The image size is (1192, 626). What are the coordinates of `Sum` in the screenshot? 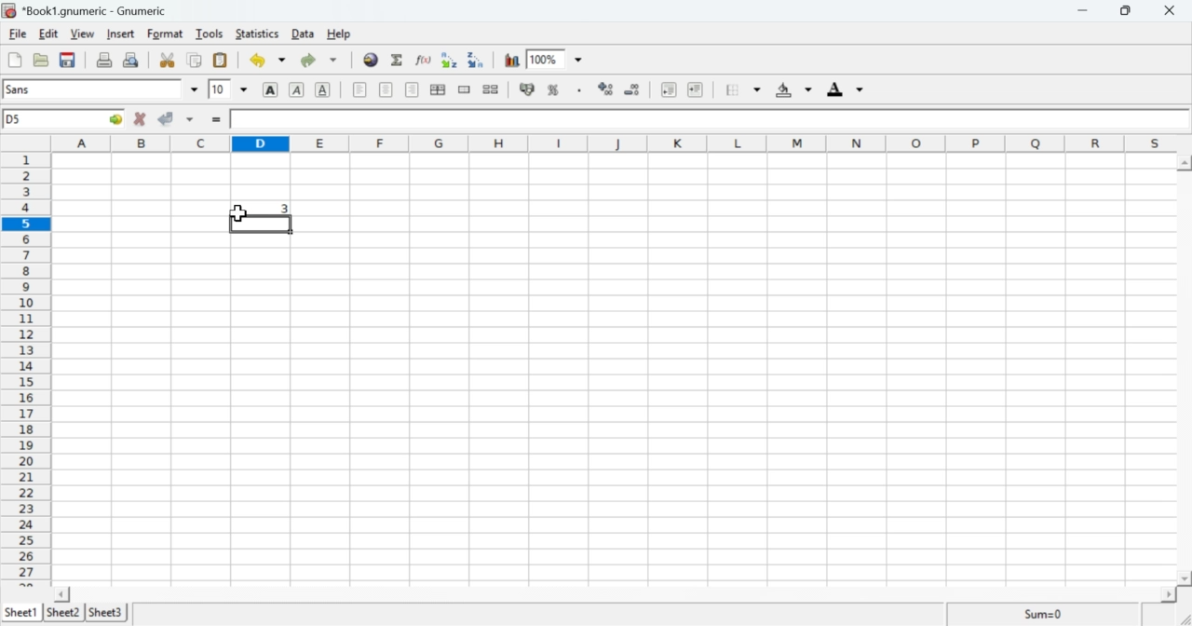 It's located at (399, 61).